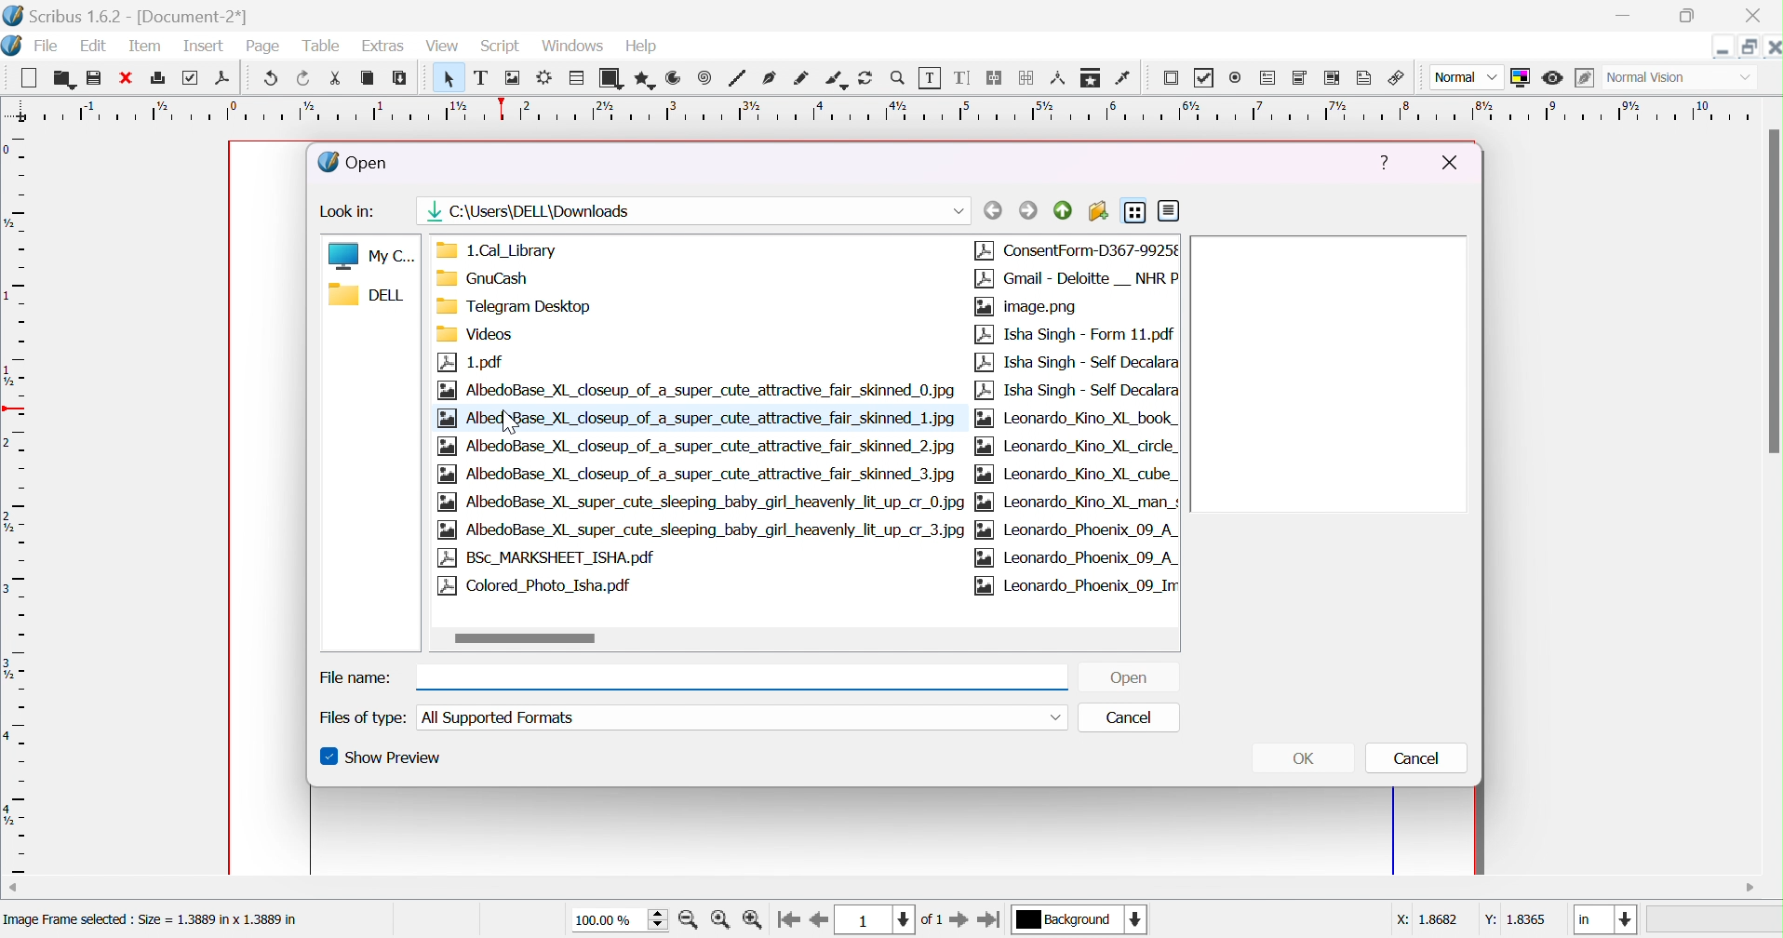 The height and width of the screenshot is (938, 1783). Describe the element at coordinates (371, 256) in the screenshot. I see `My C...` at that location.